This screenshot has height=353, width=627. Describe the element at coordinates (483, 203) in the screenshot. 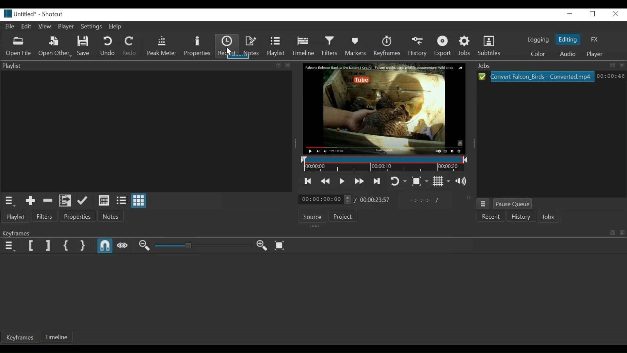

I see `Jobs menu` at that location.